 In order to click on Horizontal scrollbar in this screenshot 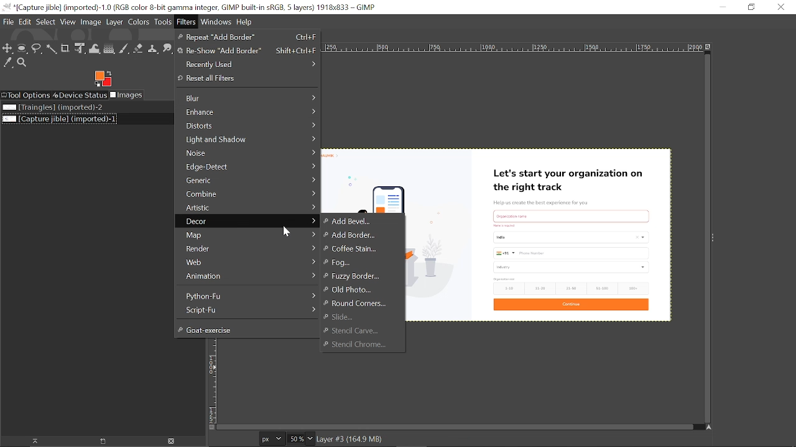, I will do `click(458, 428)`.